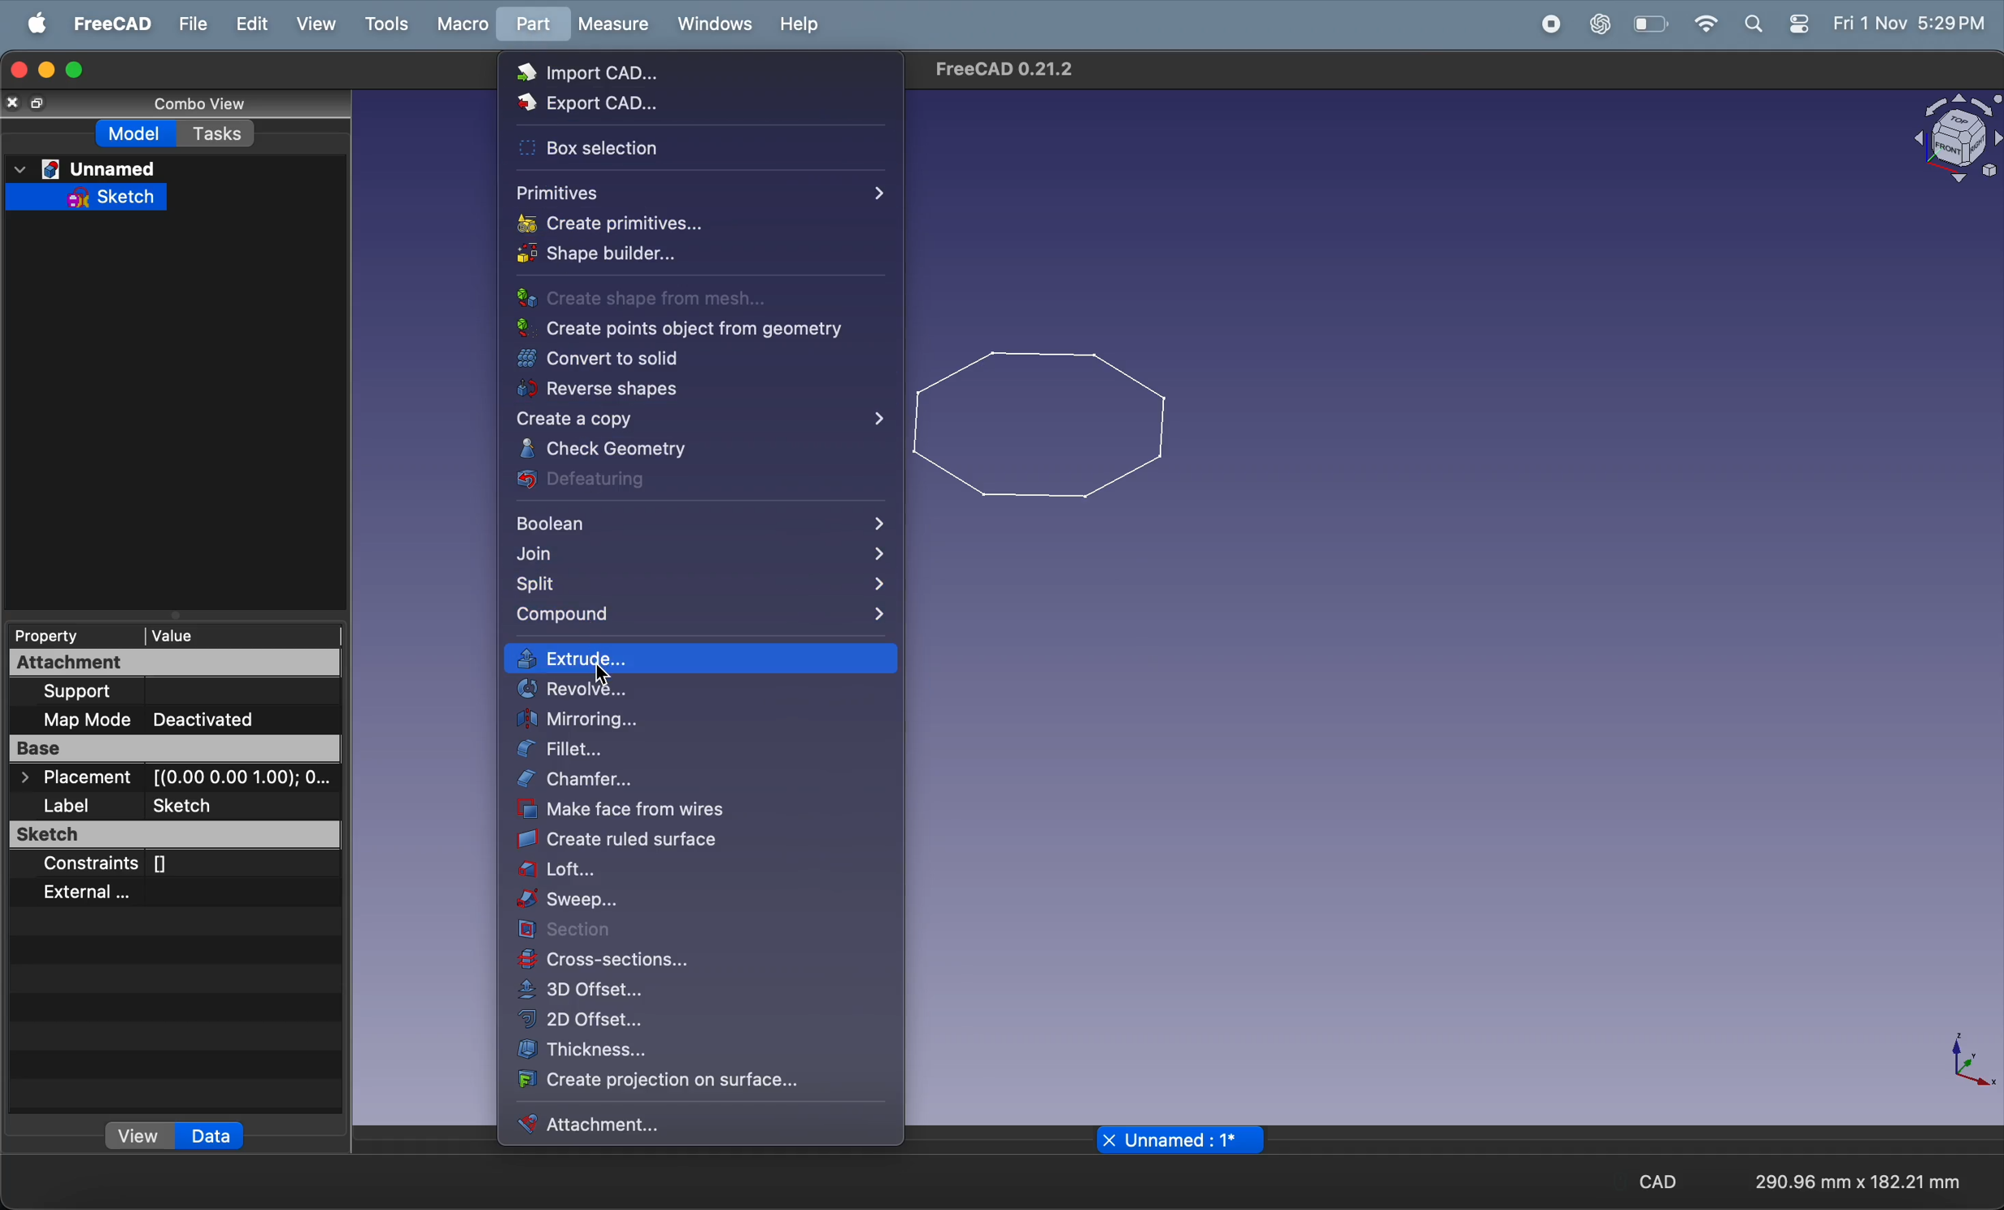 Image resolution: width=2004 pixels, height=1210 pixels. Describe the element at coordinates (76, 67) in the screenshot. I see `maximize` at that location.